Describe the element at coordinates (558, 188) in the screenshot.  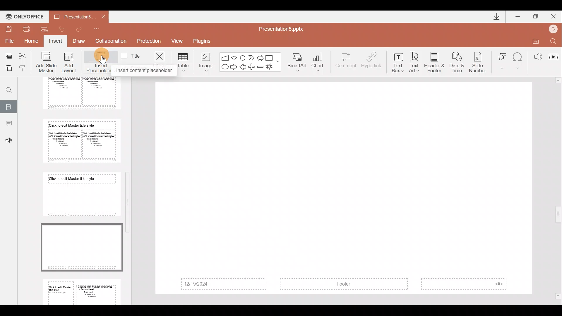
I see `Scroll bar` at that location.